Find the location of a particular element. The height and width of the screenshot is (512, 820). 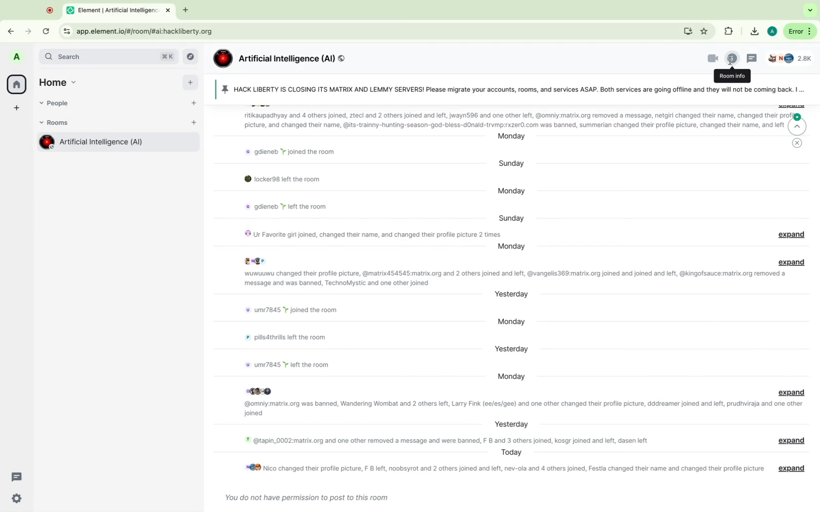

day is located at coordinates (510, 376).